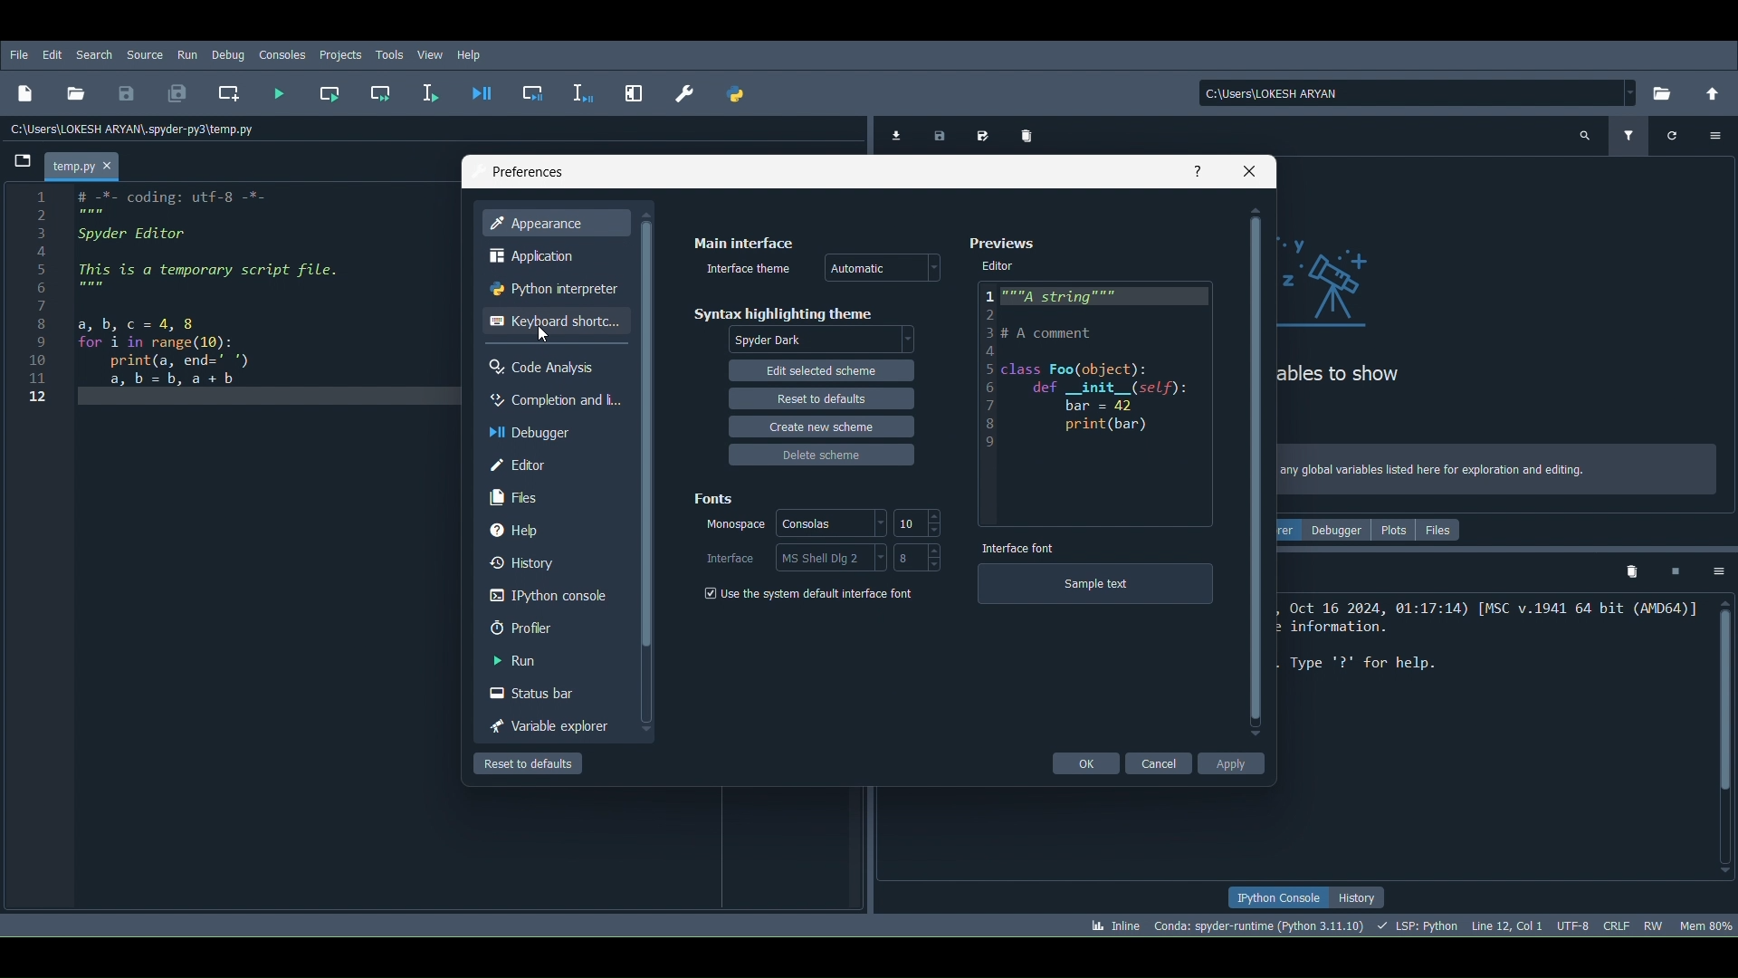  What do you see at coordinates (1442, 534) in the screenshot?
I see `Files` at bounding box center [1442, 534].